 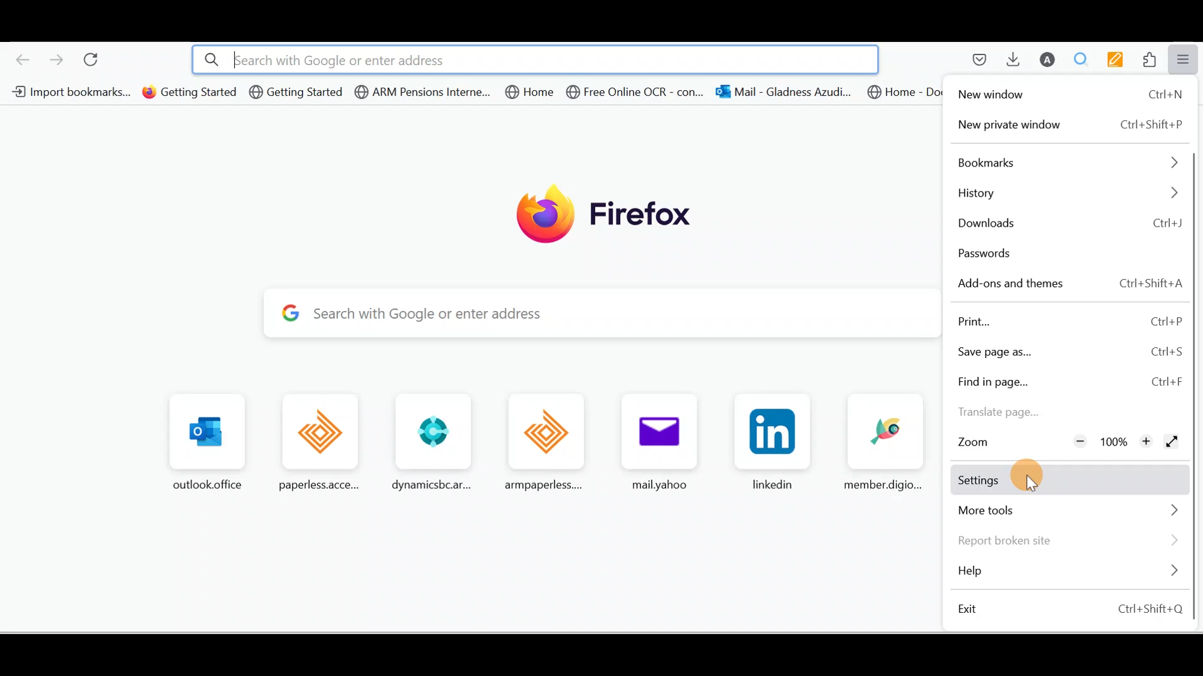 What do you see at coordinates (1001, 252) in the screenshot?
I see `Passwords` at bounding box center [1001, 252].